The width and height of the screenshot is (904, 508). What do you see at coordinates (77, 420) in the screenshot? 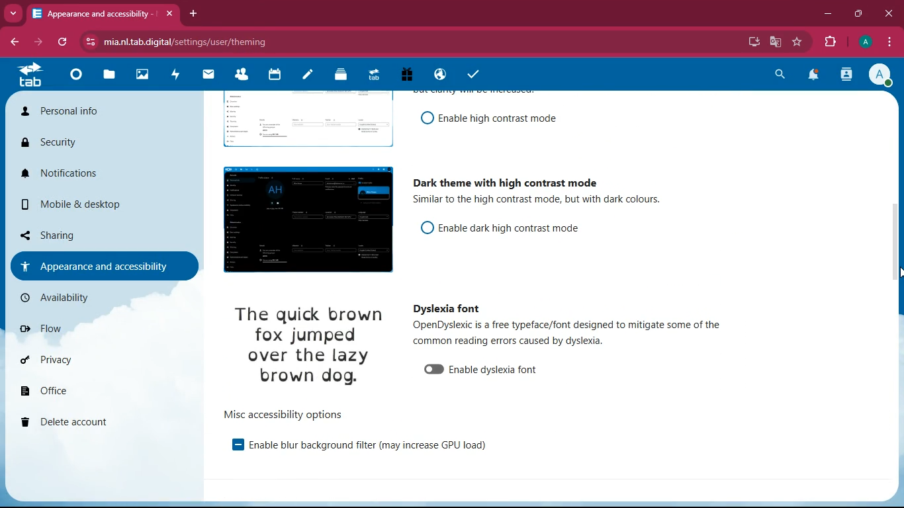
I see `delete` at bounding box center [77, 420].